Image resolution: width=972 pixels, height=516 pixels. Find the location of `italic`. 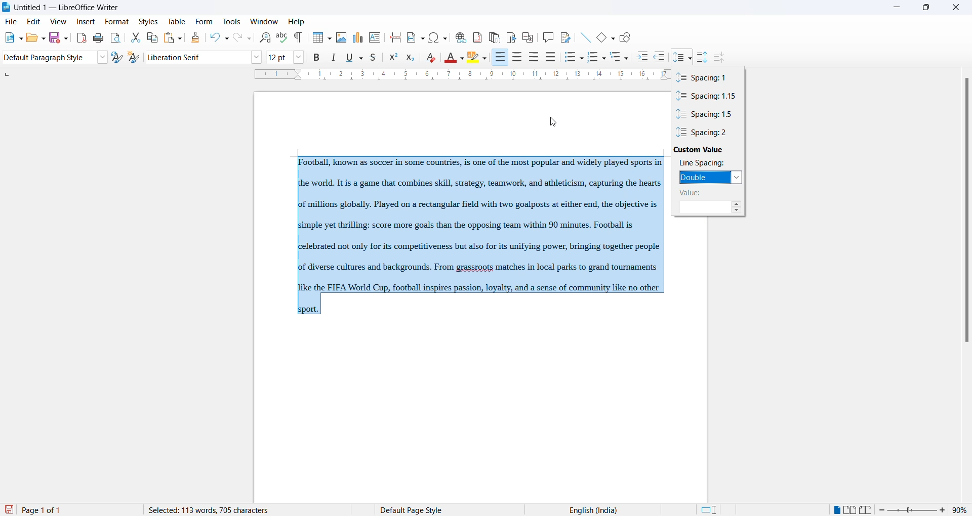

italic is located at coordinates (334, 56).